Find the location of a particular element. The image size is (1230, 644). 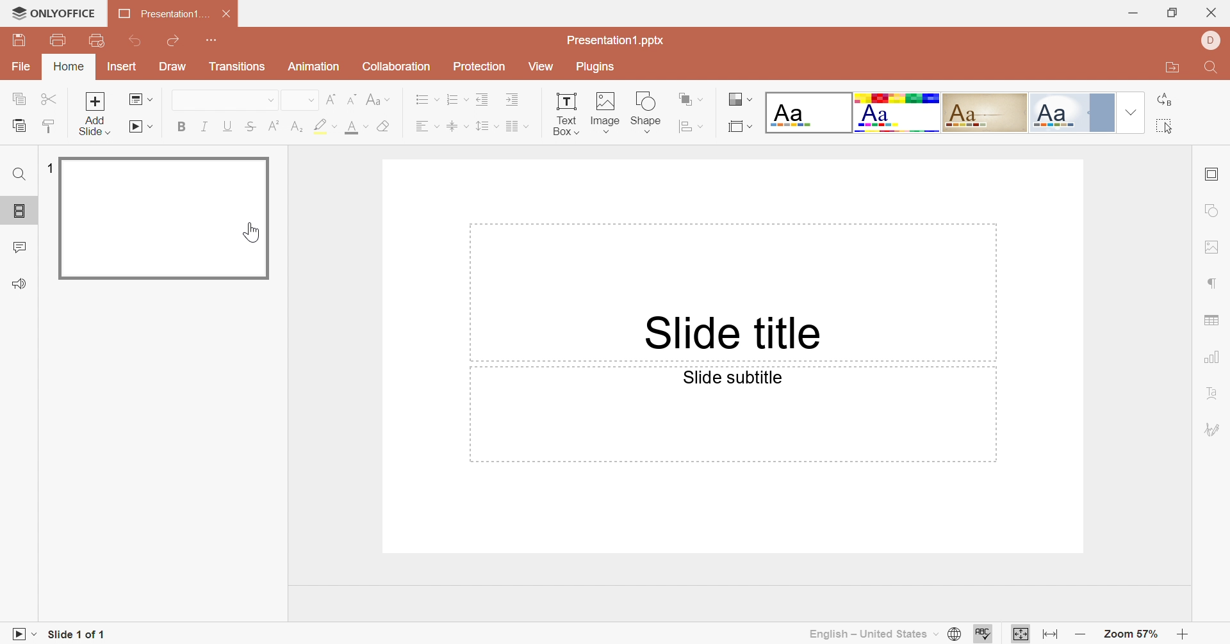

Zoom 57% is located at coordinates (1132, 633).